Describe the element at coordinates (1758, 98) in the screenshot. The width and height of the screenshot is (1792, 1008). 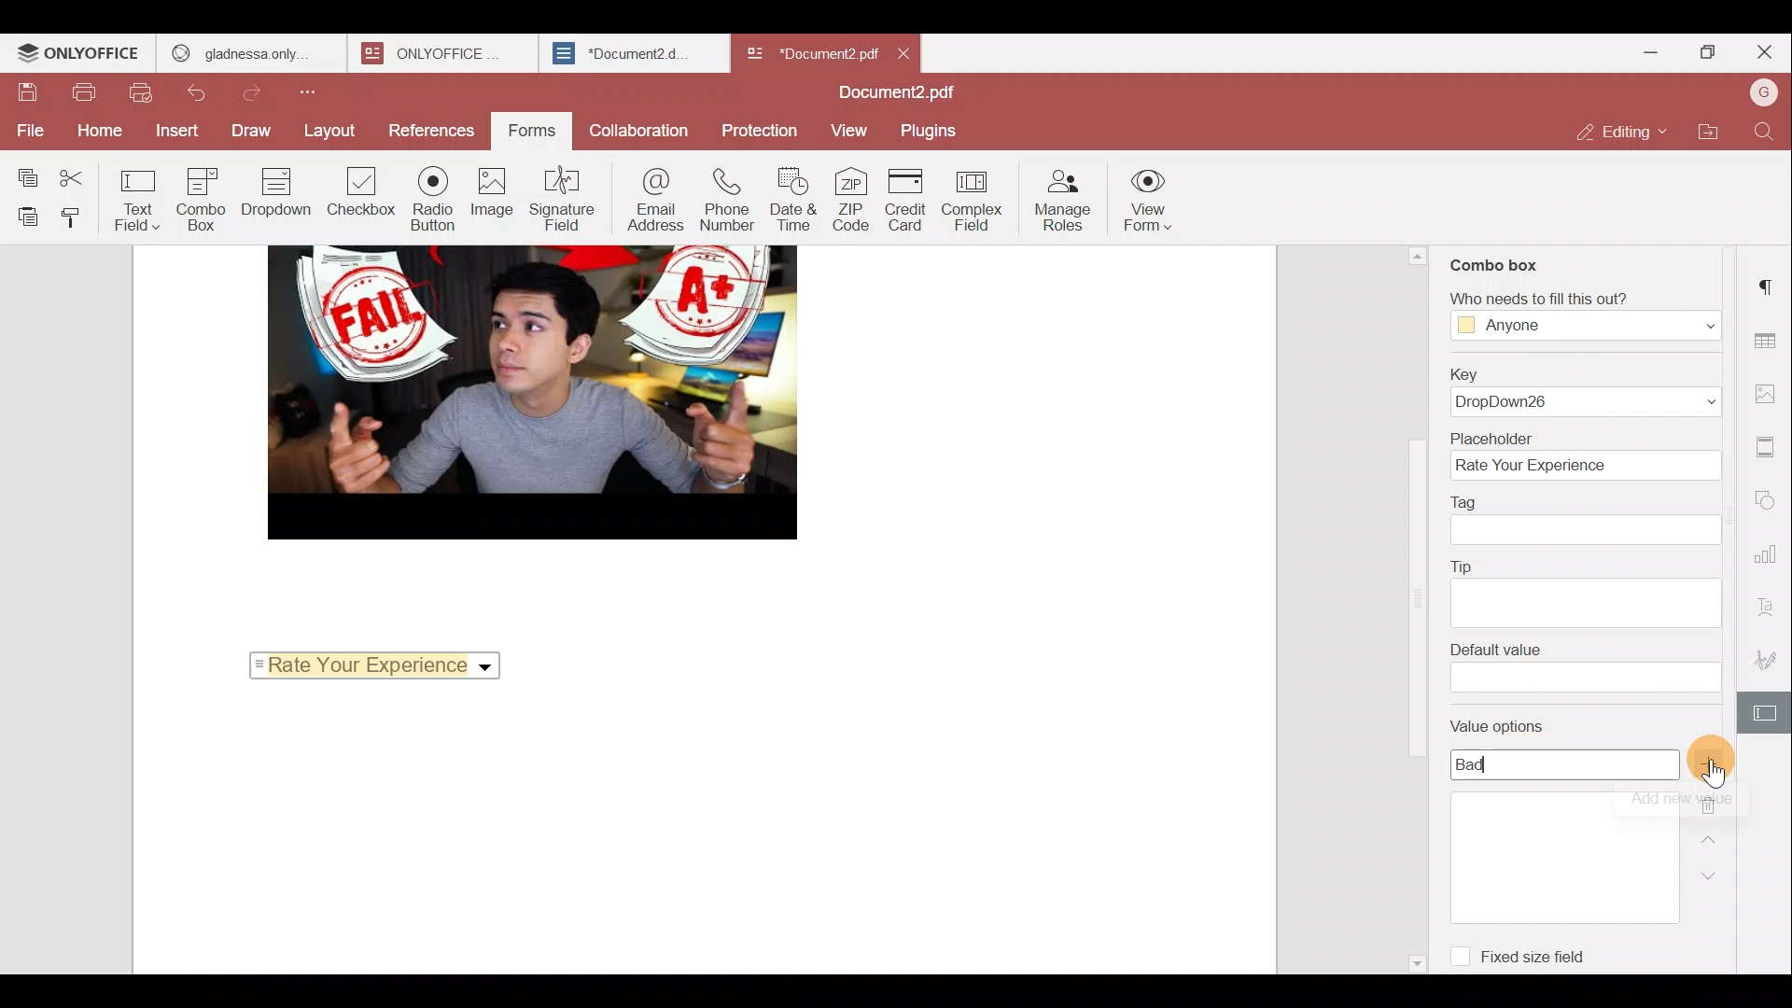
I see `Account name` at that location.